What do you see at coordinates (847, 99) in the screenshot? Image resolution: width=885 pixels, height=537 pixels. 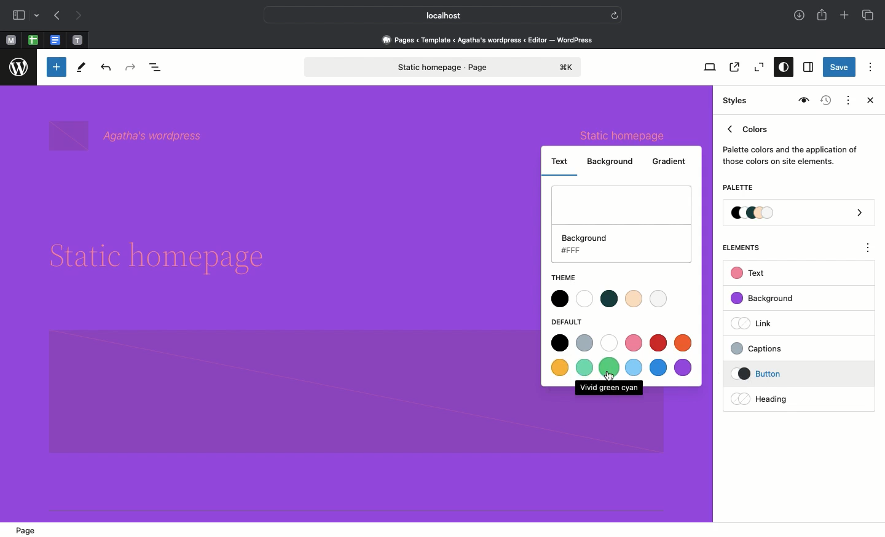 I see `Actions` at bounding box center [847, 99].